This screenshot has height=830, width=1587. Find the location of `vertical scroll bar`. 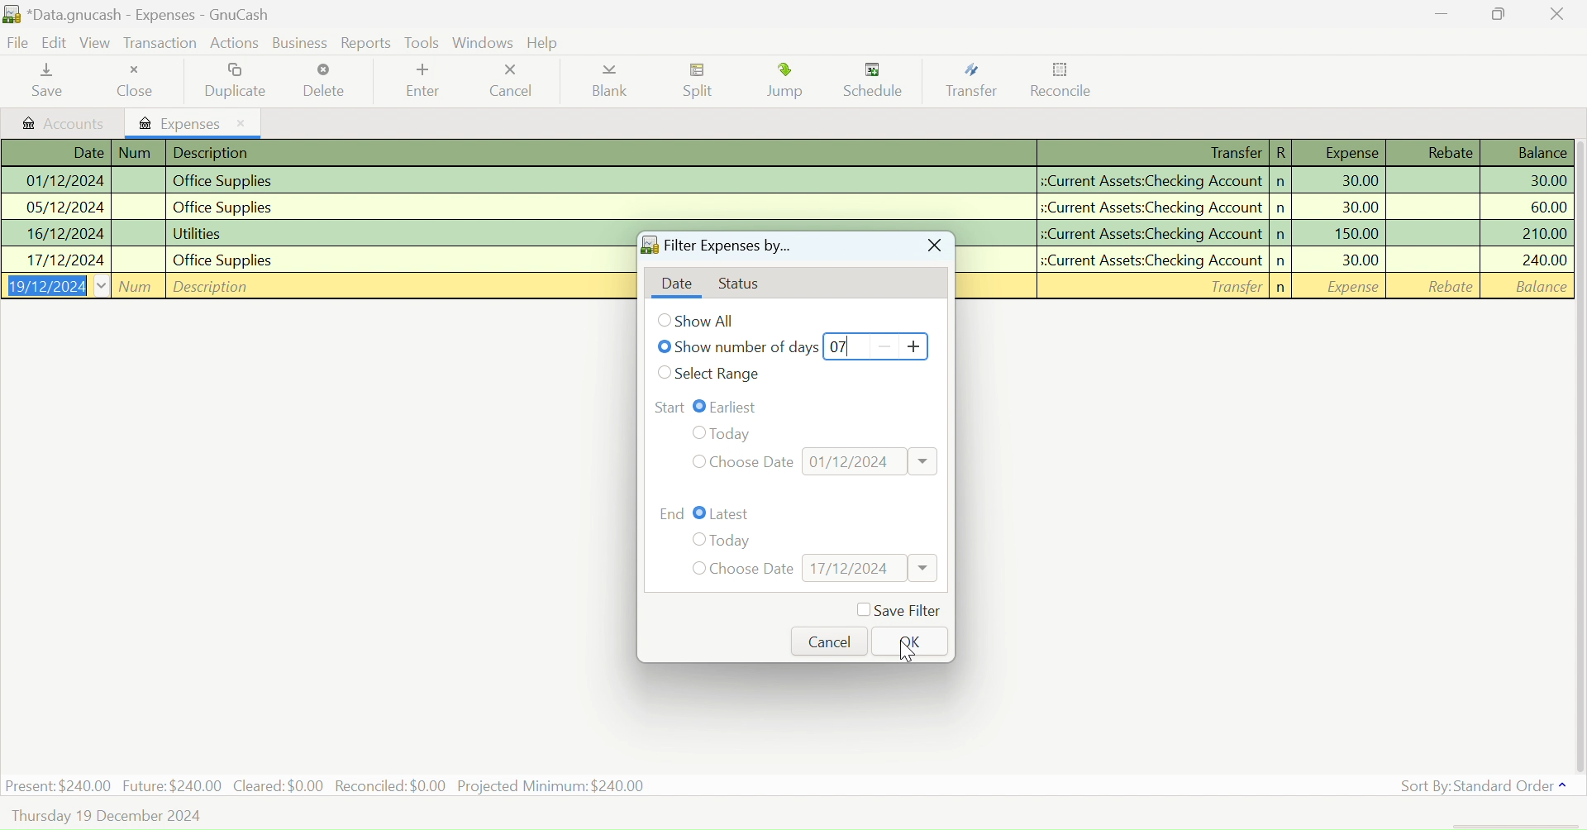

vertical scroll bar is located at coordinates (1577, 454).